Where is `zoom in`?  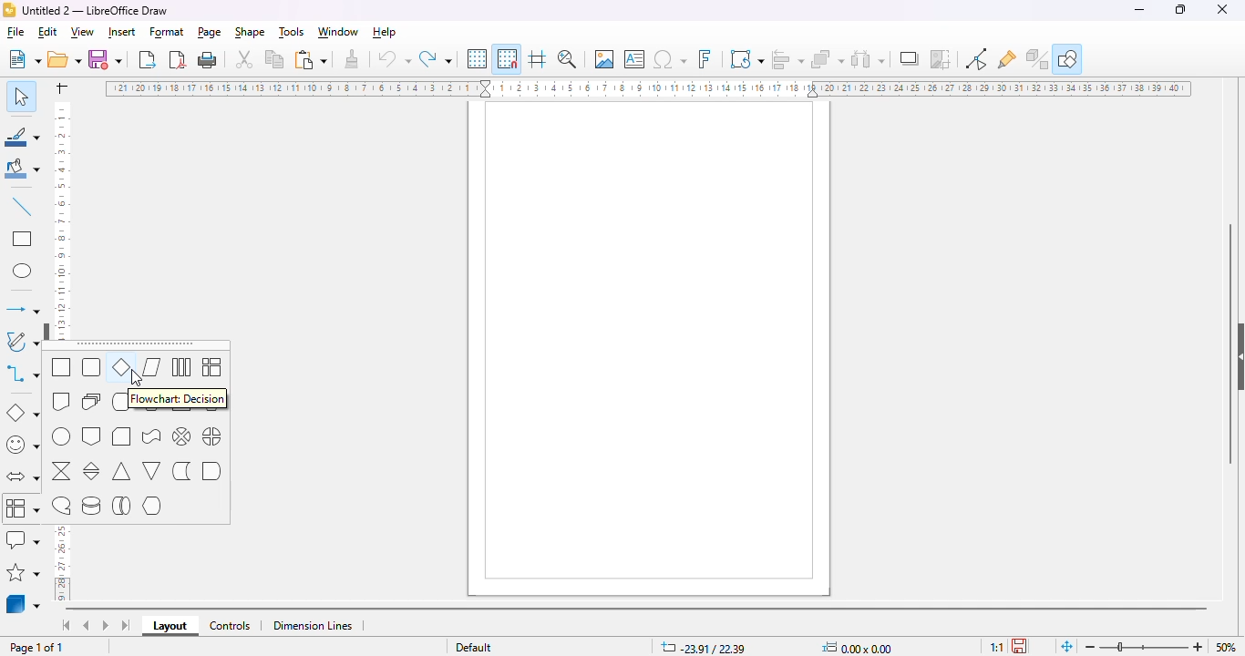
zoom in is located at coordinates (1198, 646).